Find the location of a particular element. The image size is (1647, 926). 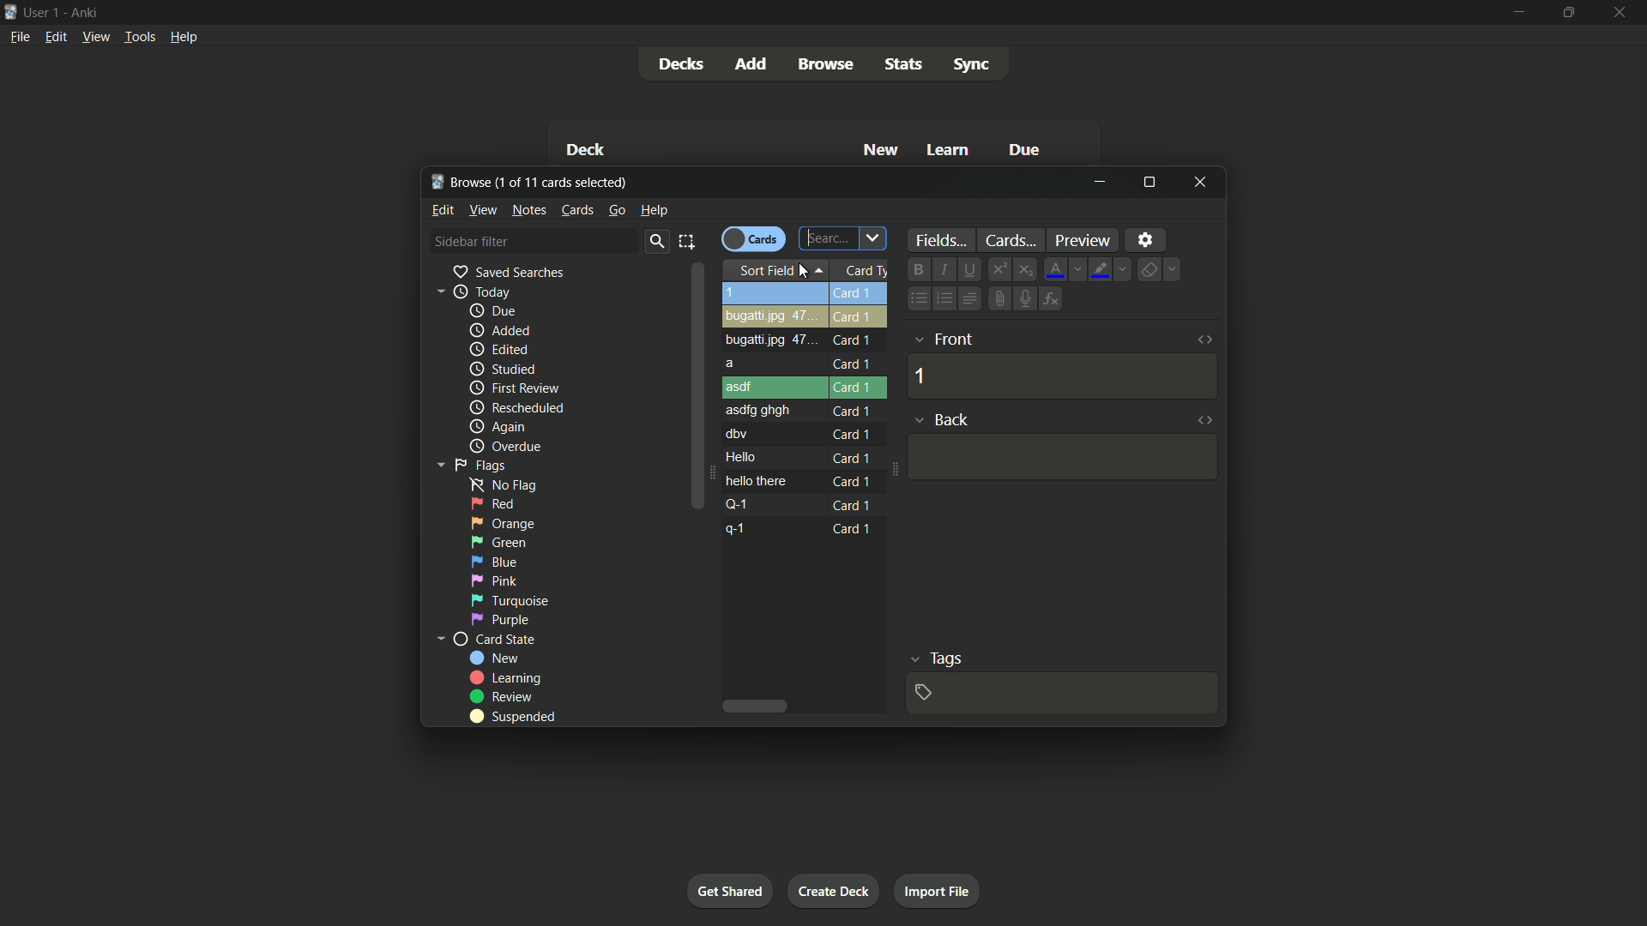

edit is located at coordinates (442, 209).